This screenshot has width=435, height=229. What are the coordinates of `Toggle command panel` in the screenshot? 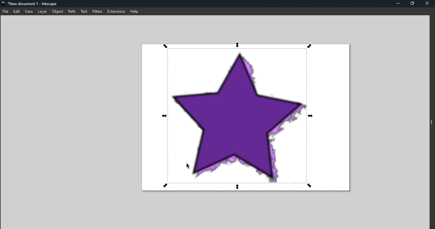 It's located at (431, 122).